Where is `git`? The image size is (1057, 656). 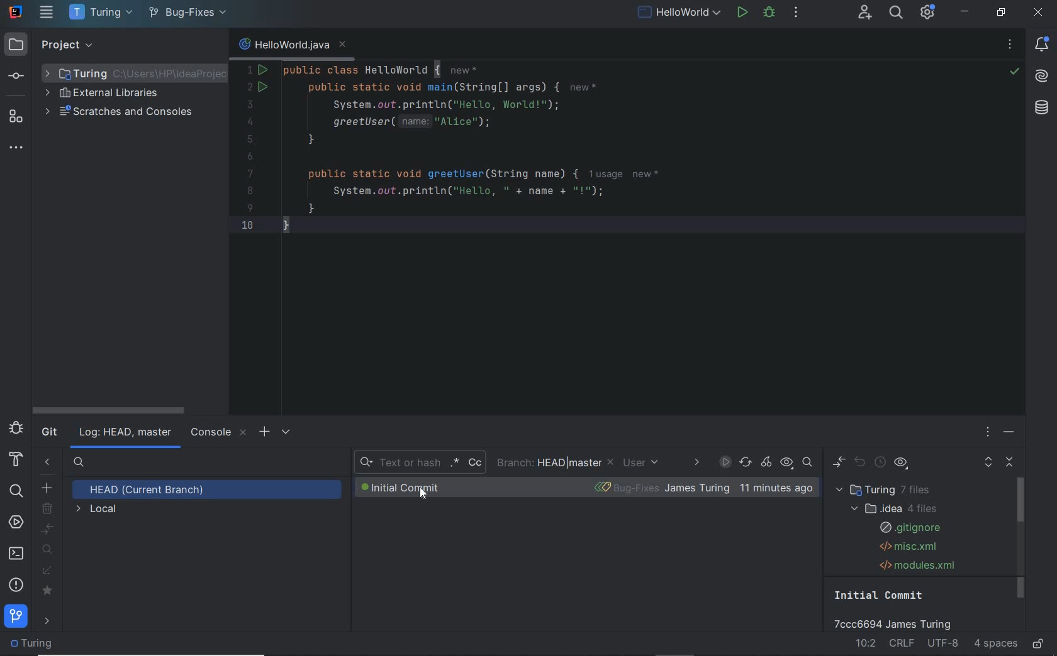
git is located at coordinates (16, 619).